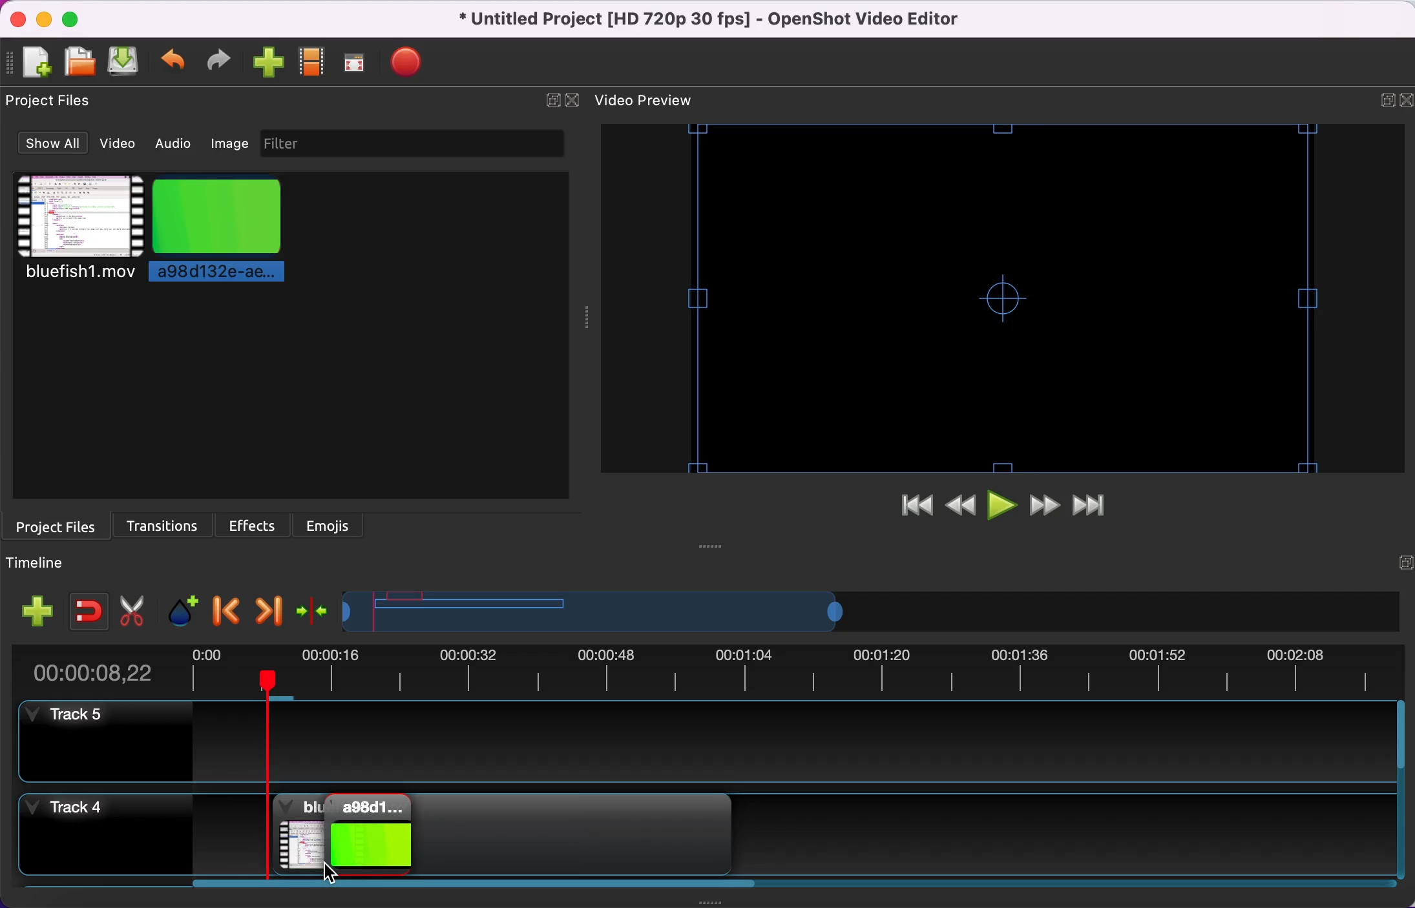 The image size is (1415, 908). I want to click on video, so click(74, 232).